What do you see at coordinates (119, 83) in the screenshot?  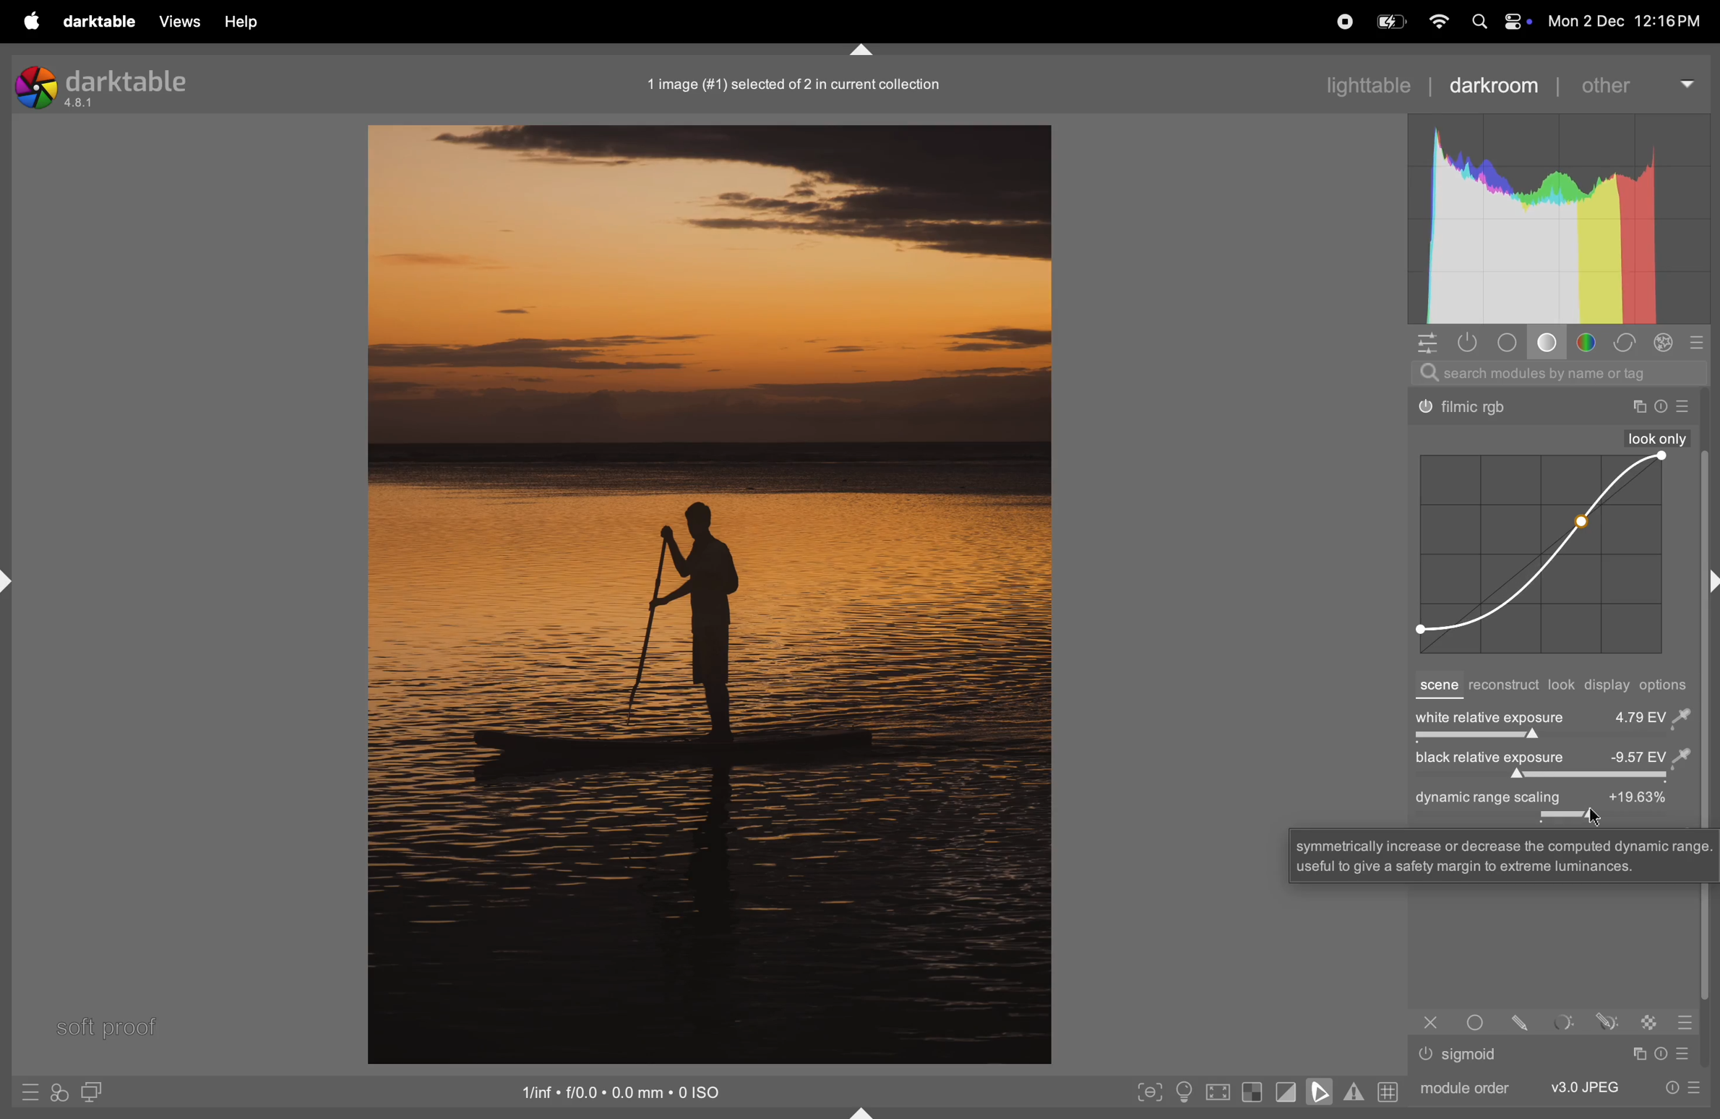 I see `darktable version` at bounding box center [119, 83].